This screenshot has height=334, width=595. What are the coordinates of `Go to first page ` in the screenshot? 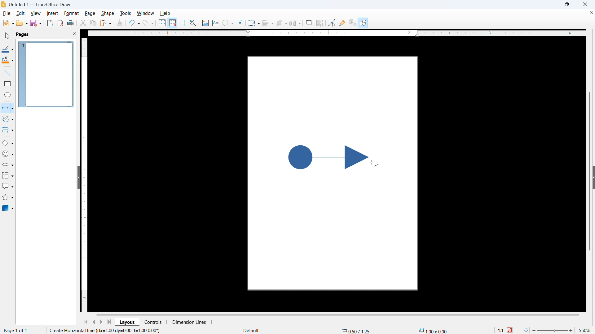 It's located at (86, 322).